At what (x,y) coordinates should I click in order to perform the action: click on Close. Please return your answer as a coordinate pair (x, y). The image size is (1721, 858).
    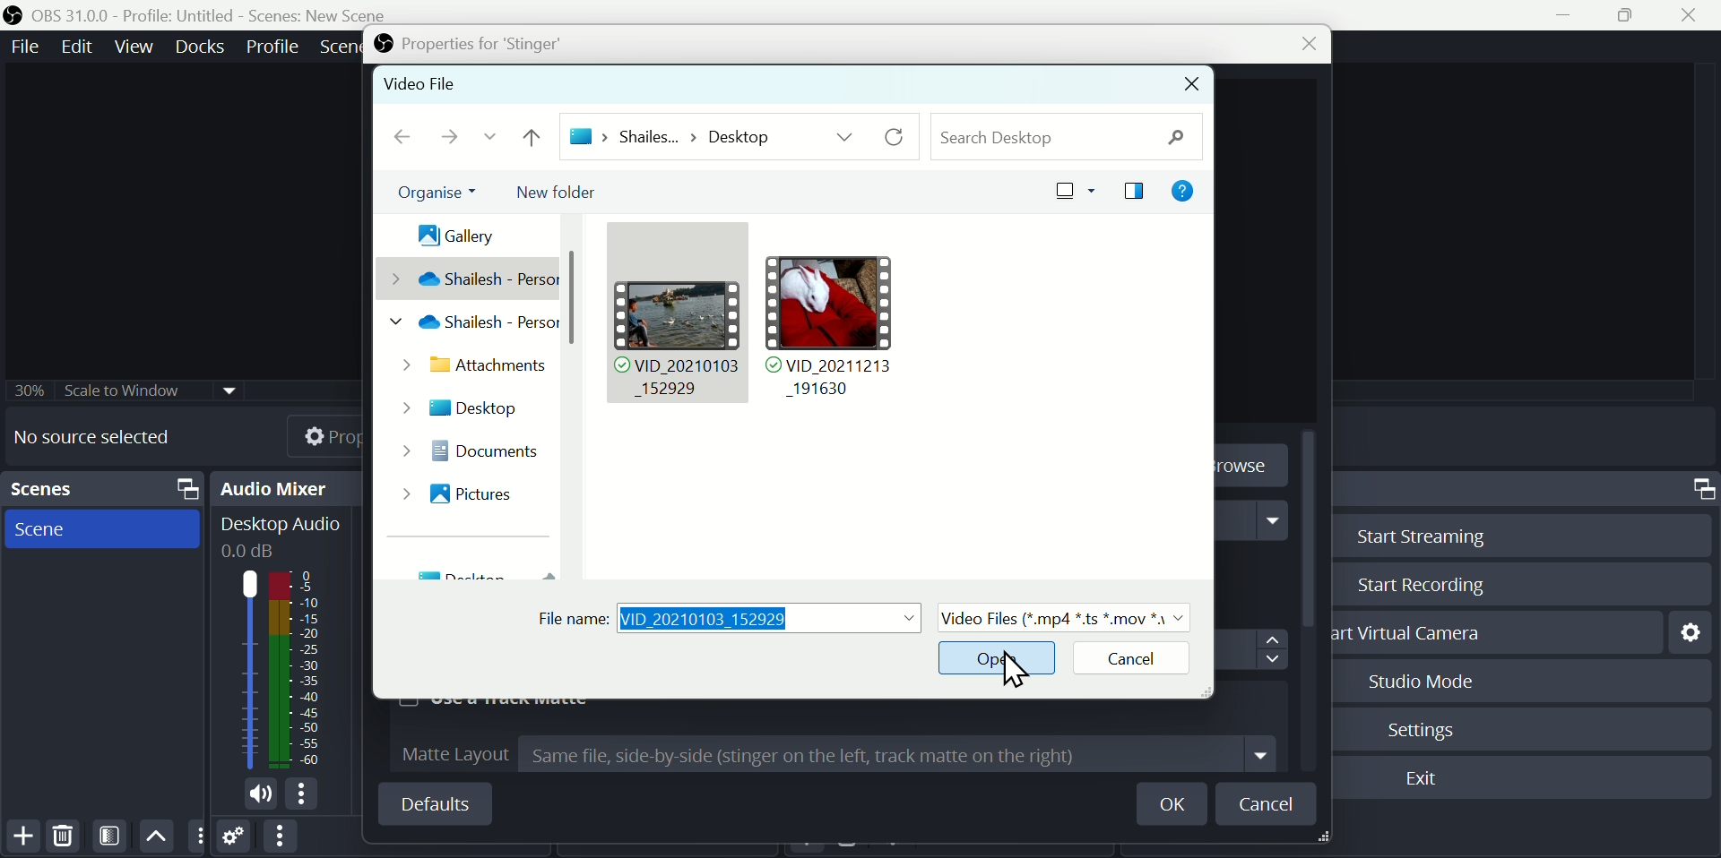
    Looking at the image, I should click on (1192, 85).